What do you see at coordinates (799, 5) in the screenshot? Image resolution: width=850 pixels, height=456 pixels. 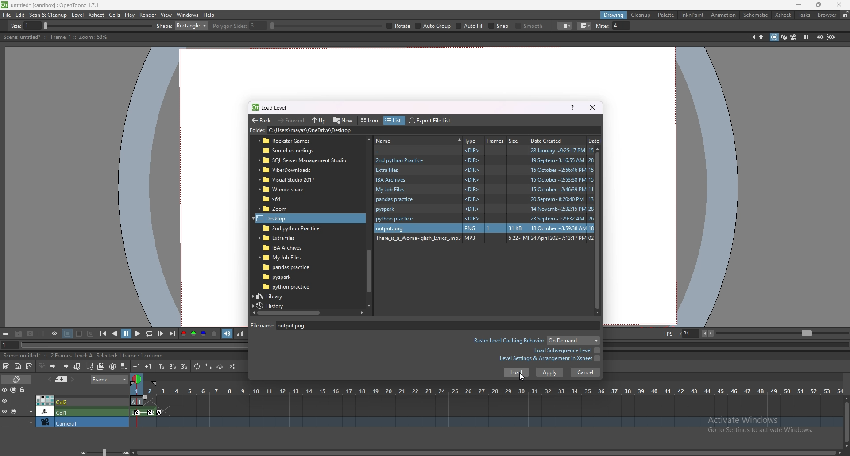 I see `minimize` at bounding box center [799, 5].